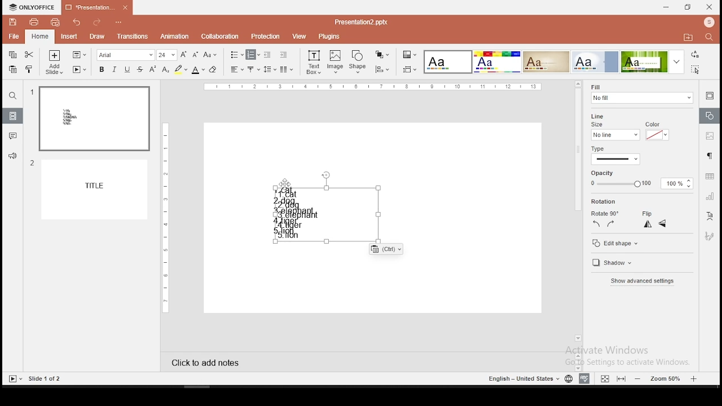 The width and height of the screenshot is (722, 406). I want to click on subscript, so click(165, 69).